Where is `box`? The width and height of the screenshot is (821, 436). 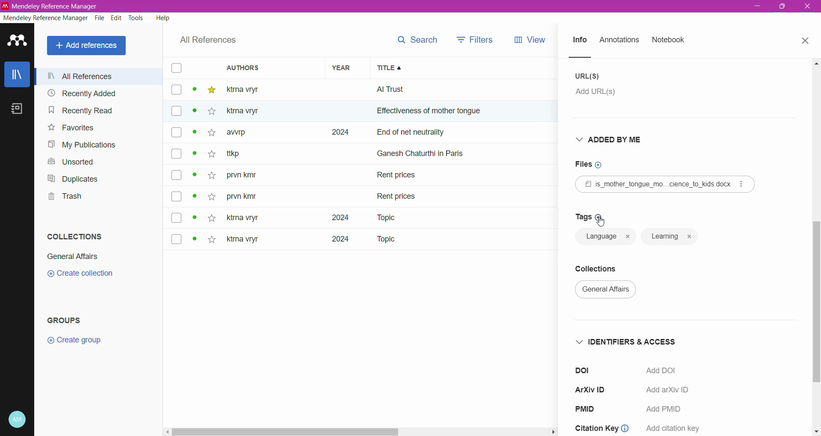 box is located at coordinates (177, 175).